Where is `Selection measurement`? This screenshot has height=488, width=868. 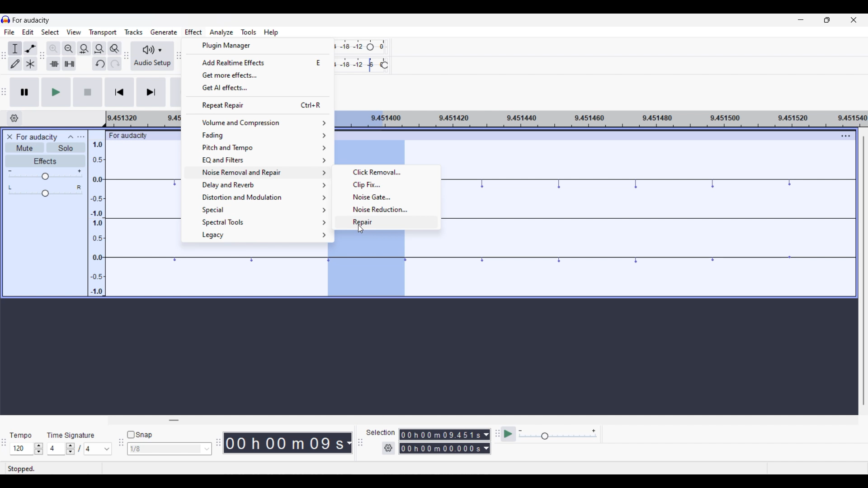
Selection measurement is located at coordinates (486, 441).